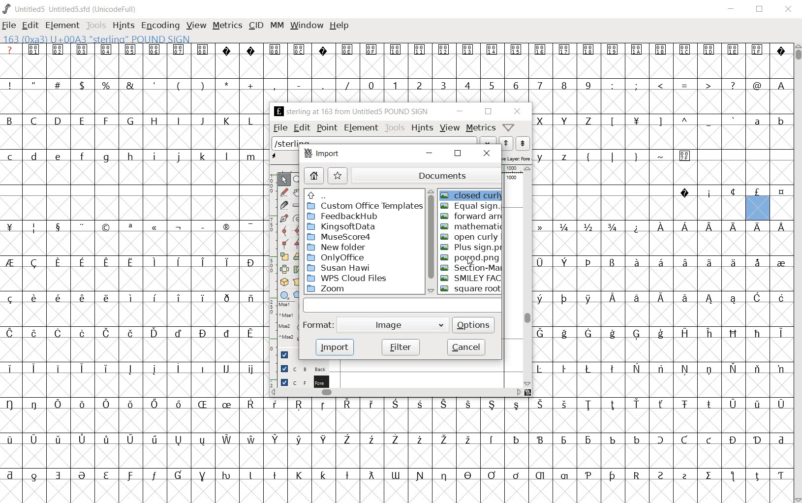 This screenshot has height=503, width=802. What do you see at coordinates (340, 267) in the screenshot?
I see `Susan Hawi` at bounding box center [340, 267].